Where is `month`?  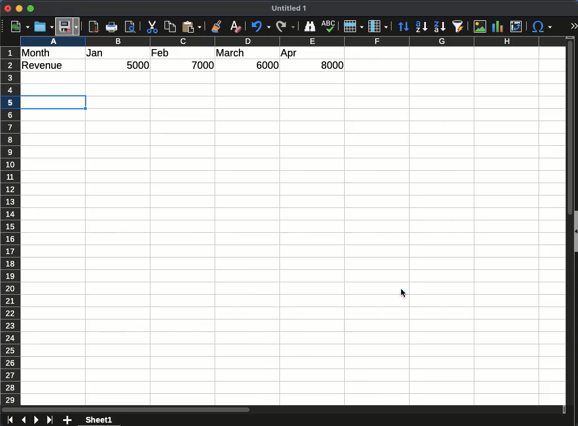
month is located at coordinates (38, 52).